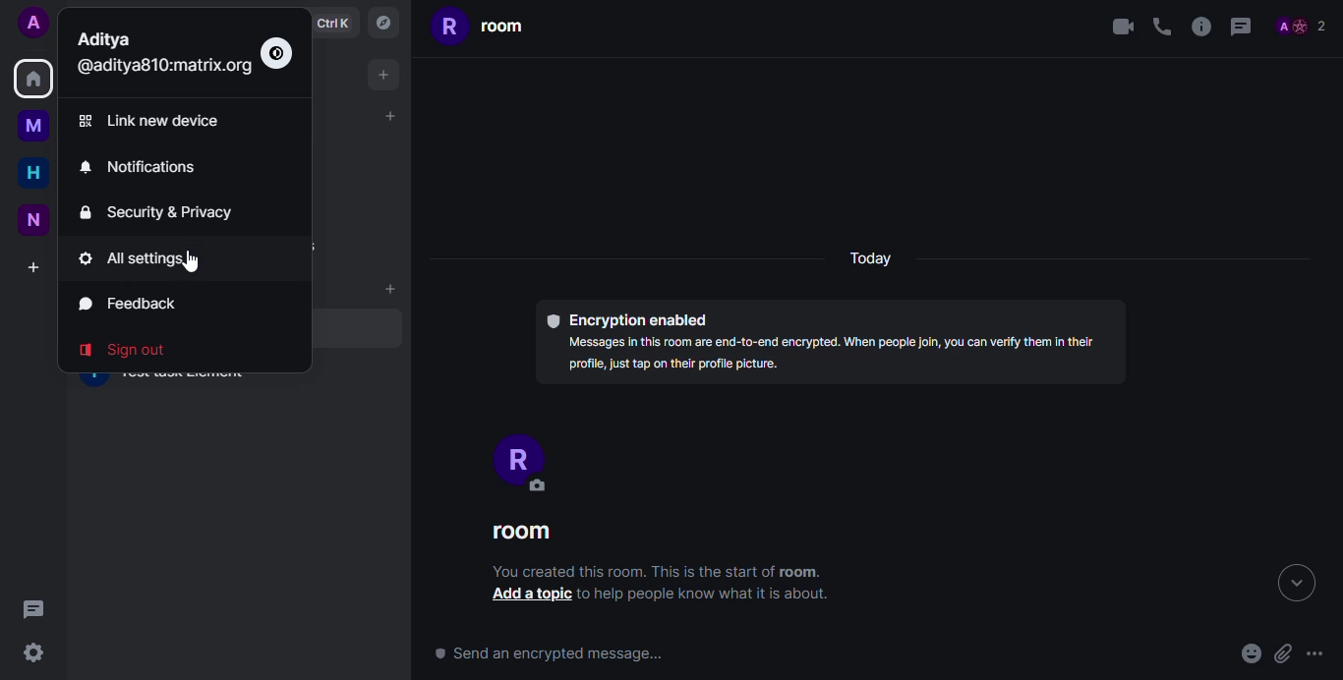 Image resolution: width=1343 pixels, height=680 pixels. I want to click on add, so click(386, 115).